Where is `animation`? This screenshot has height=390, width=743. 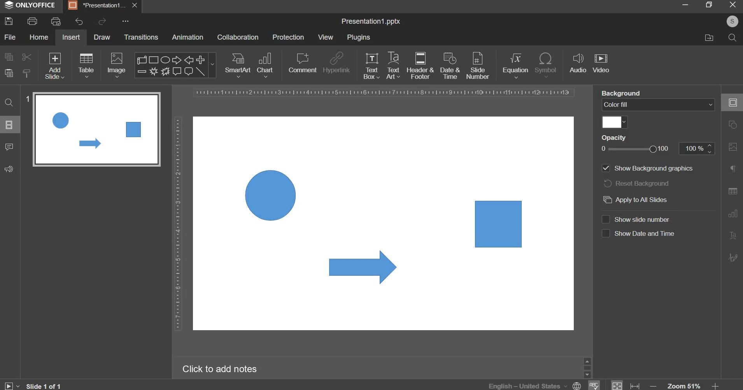 animation is located at coordinates (188, 37).